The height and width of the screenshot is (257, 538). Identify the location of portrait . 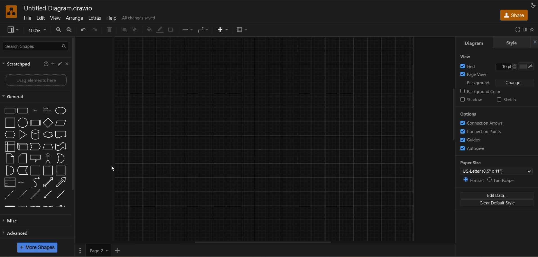
(474, 180).